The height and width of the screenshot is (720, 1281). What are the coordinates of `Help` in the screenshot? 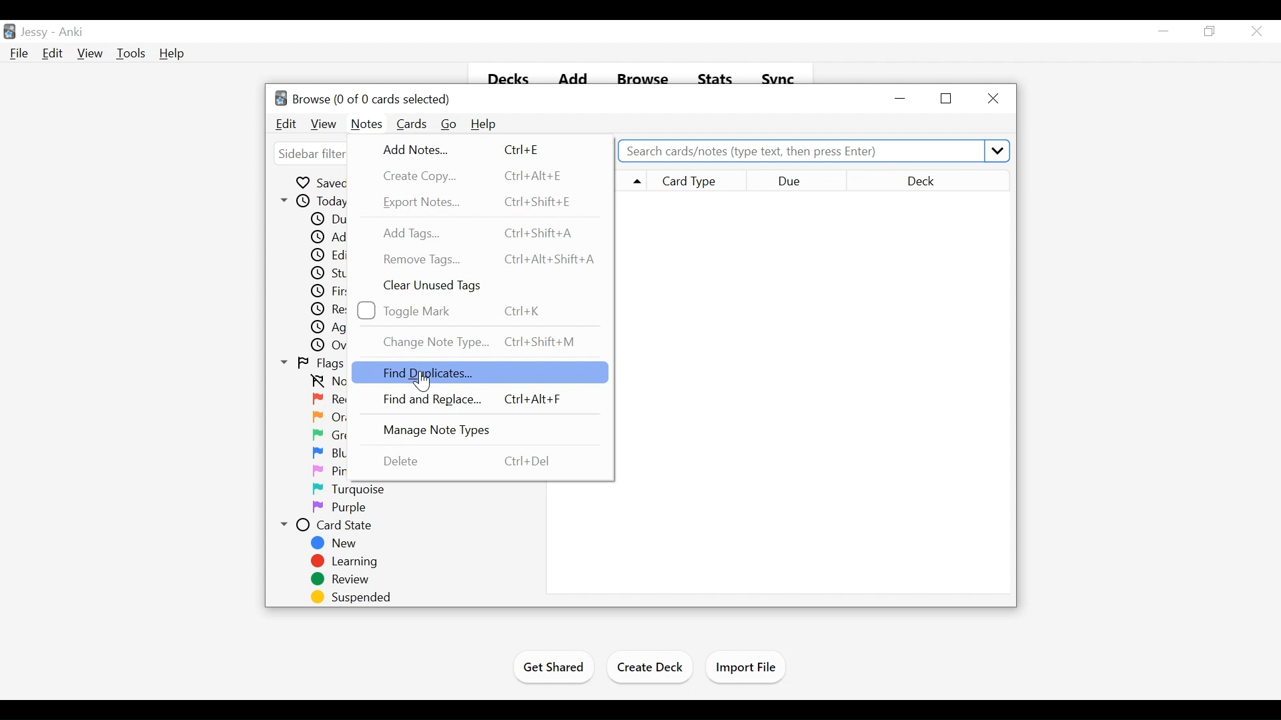 It's located at (484, 125).